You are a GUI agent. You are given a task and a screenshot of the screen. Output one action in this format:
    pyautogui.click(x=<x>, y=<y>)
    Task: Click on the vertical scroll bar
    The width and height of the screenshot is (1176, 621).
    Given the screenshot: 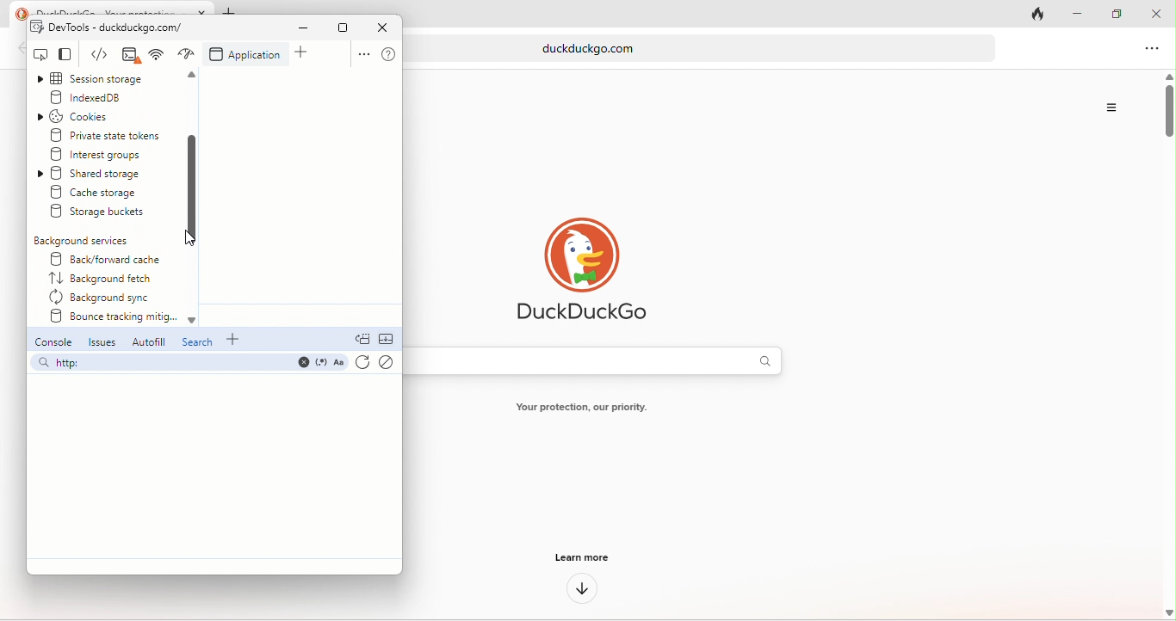 What is the action you would take?
    pyautogui.click(x=1167, y=114)
    